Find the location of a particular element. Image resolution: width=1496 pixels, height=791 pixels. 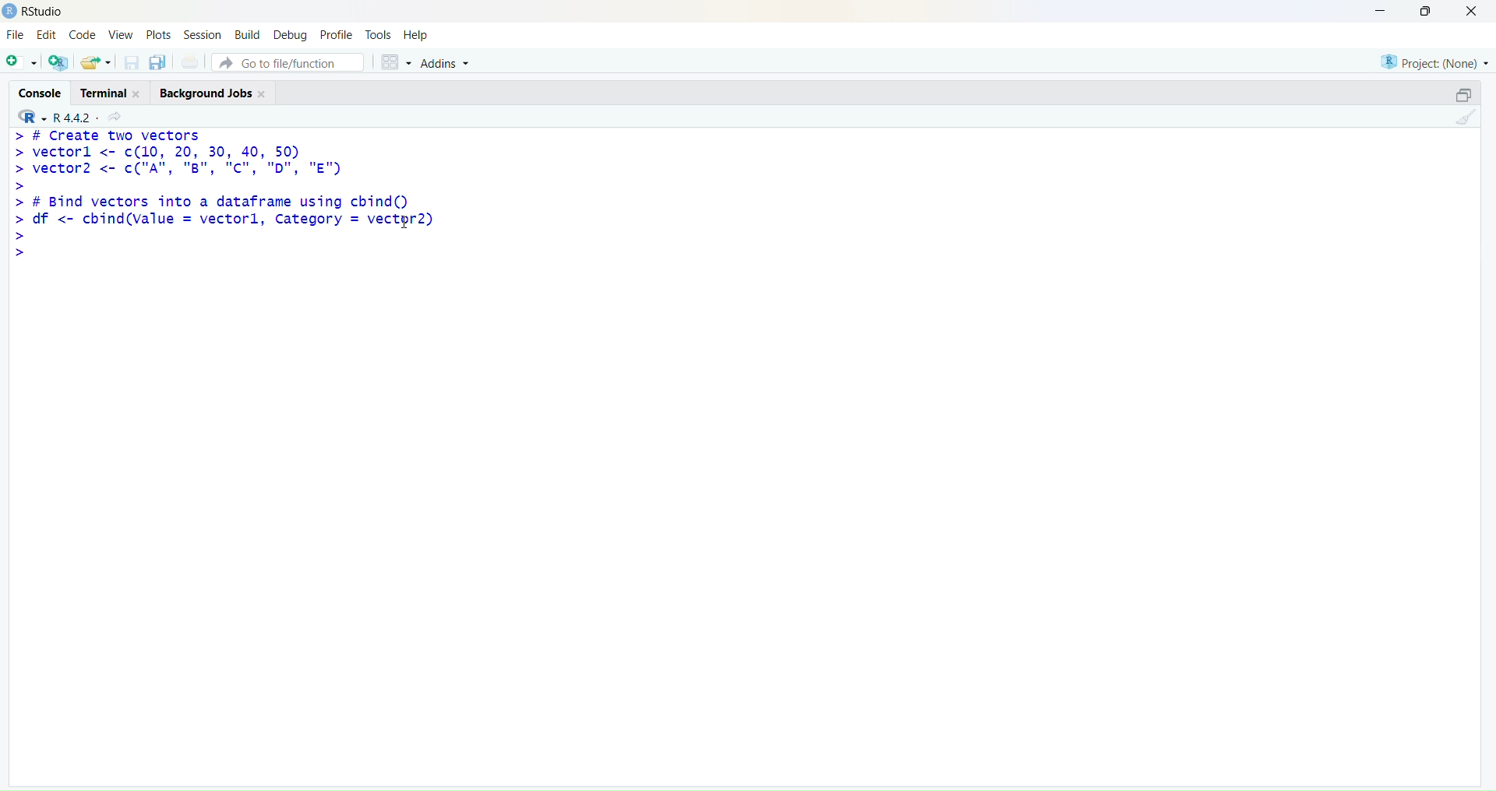

Edit is located at coordinates (48, 35).